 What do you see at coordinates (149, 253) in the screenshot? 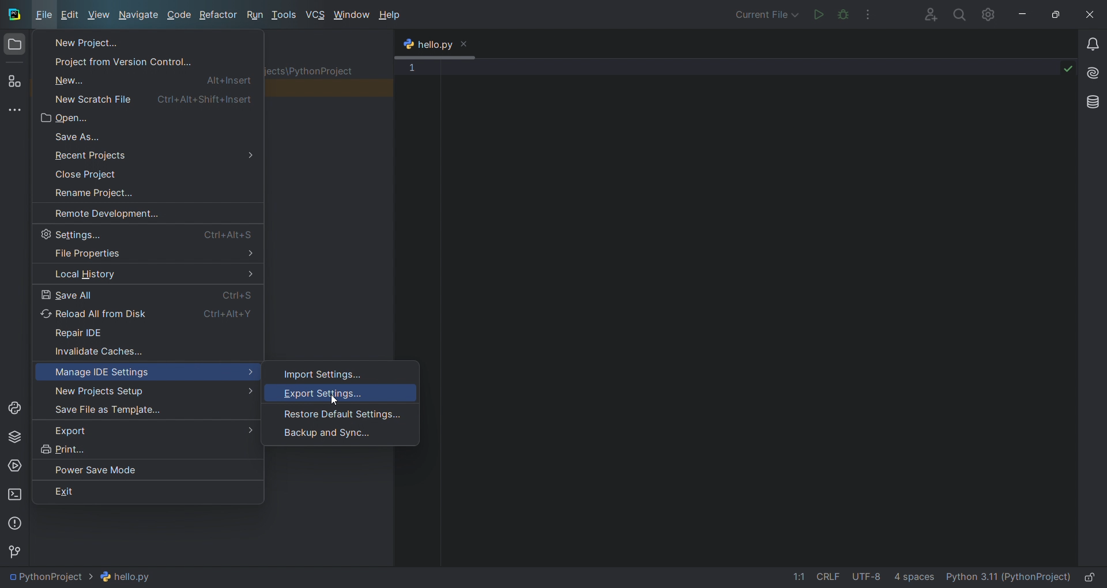
I see `properties` at bounding box center [149, 253].